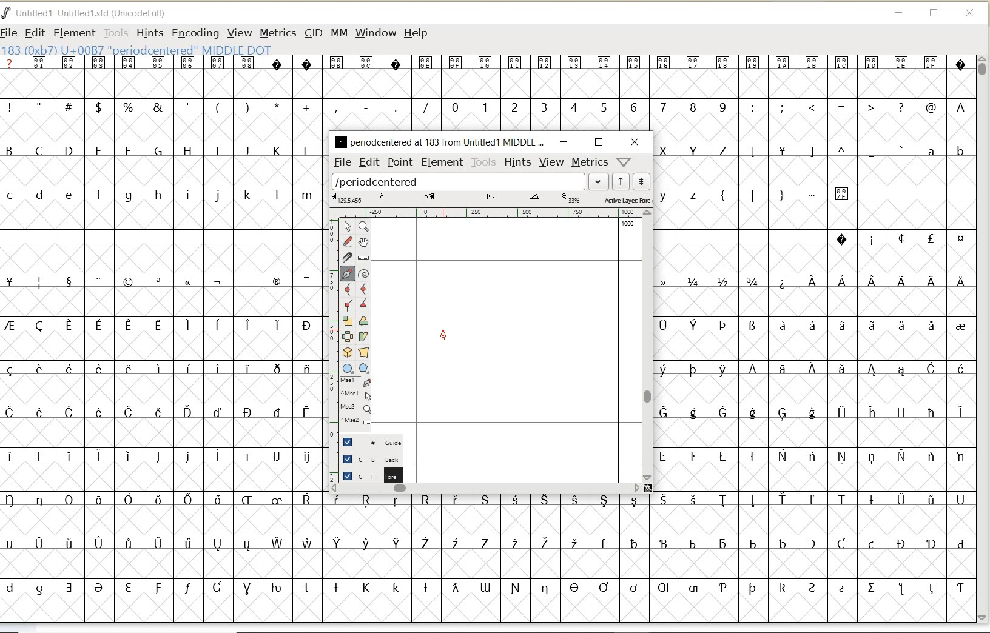  What do you see at coordinates (971, 13) in the screenshot?
I see `CLOSE` at bounding box center [971, 13].